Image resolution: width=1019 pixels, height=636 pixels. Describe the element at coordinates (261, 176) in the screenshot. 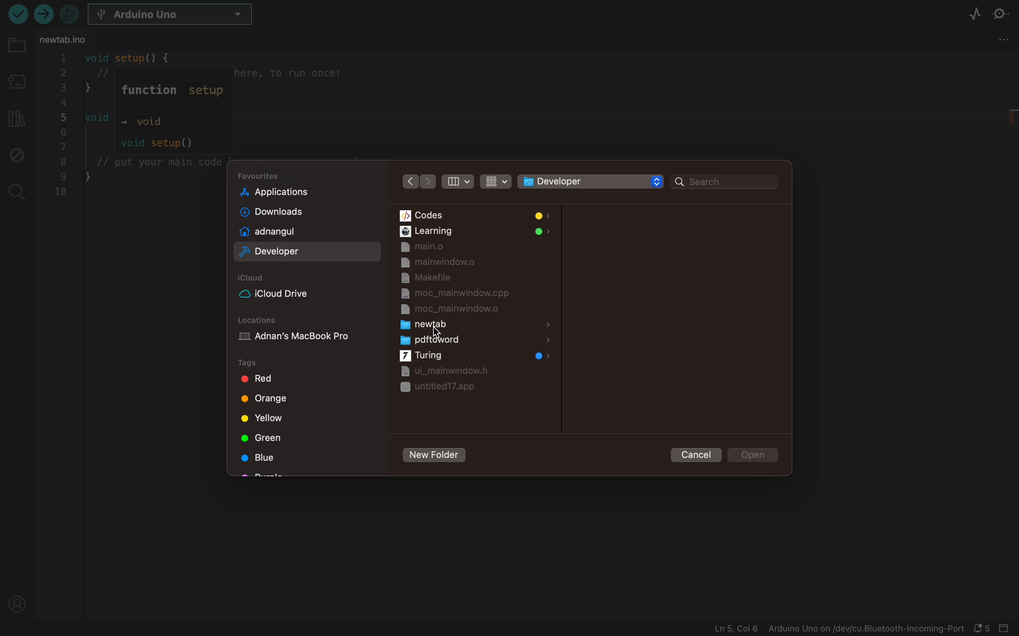

I see `favourites` at that location.